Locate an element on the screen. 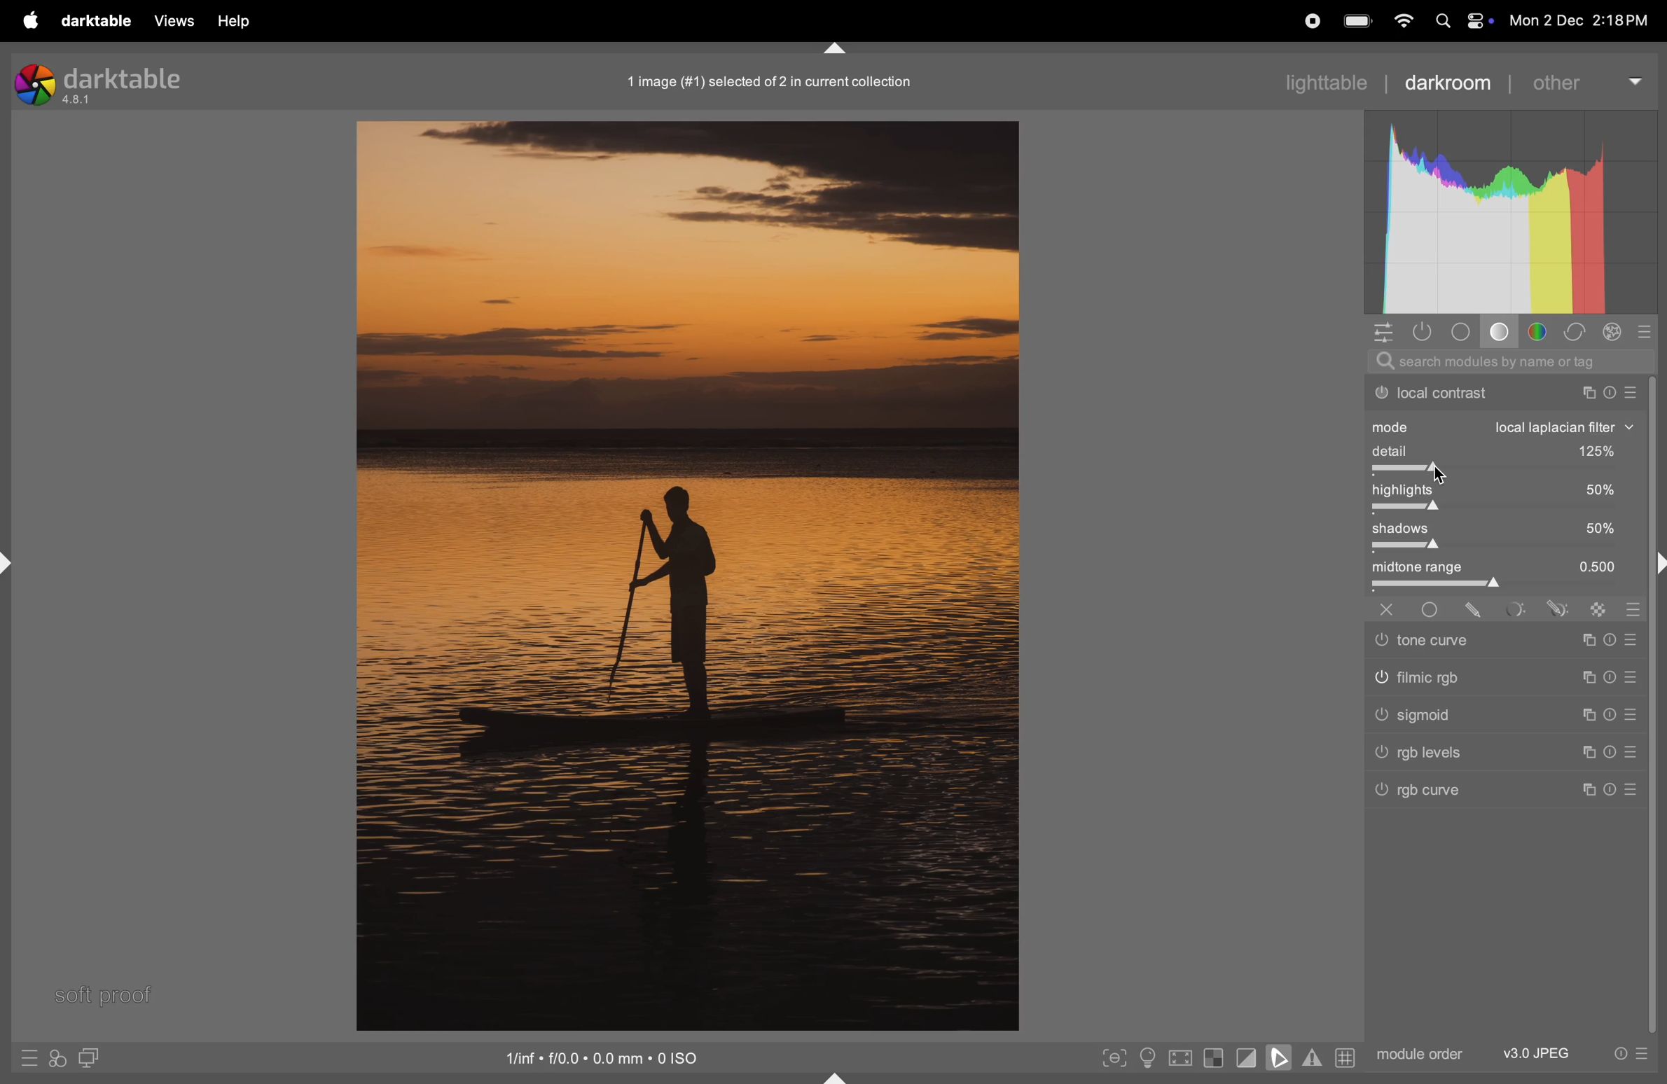   is located at coordinates (1613, 790).